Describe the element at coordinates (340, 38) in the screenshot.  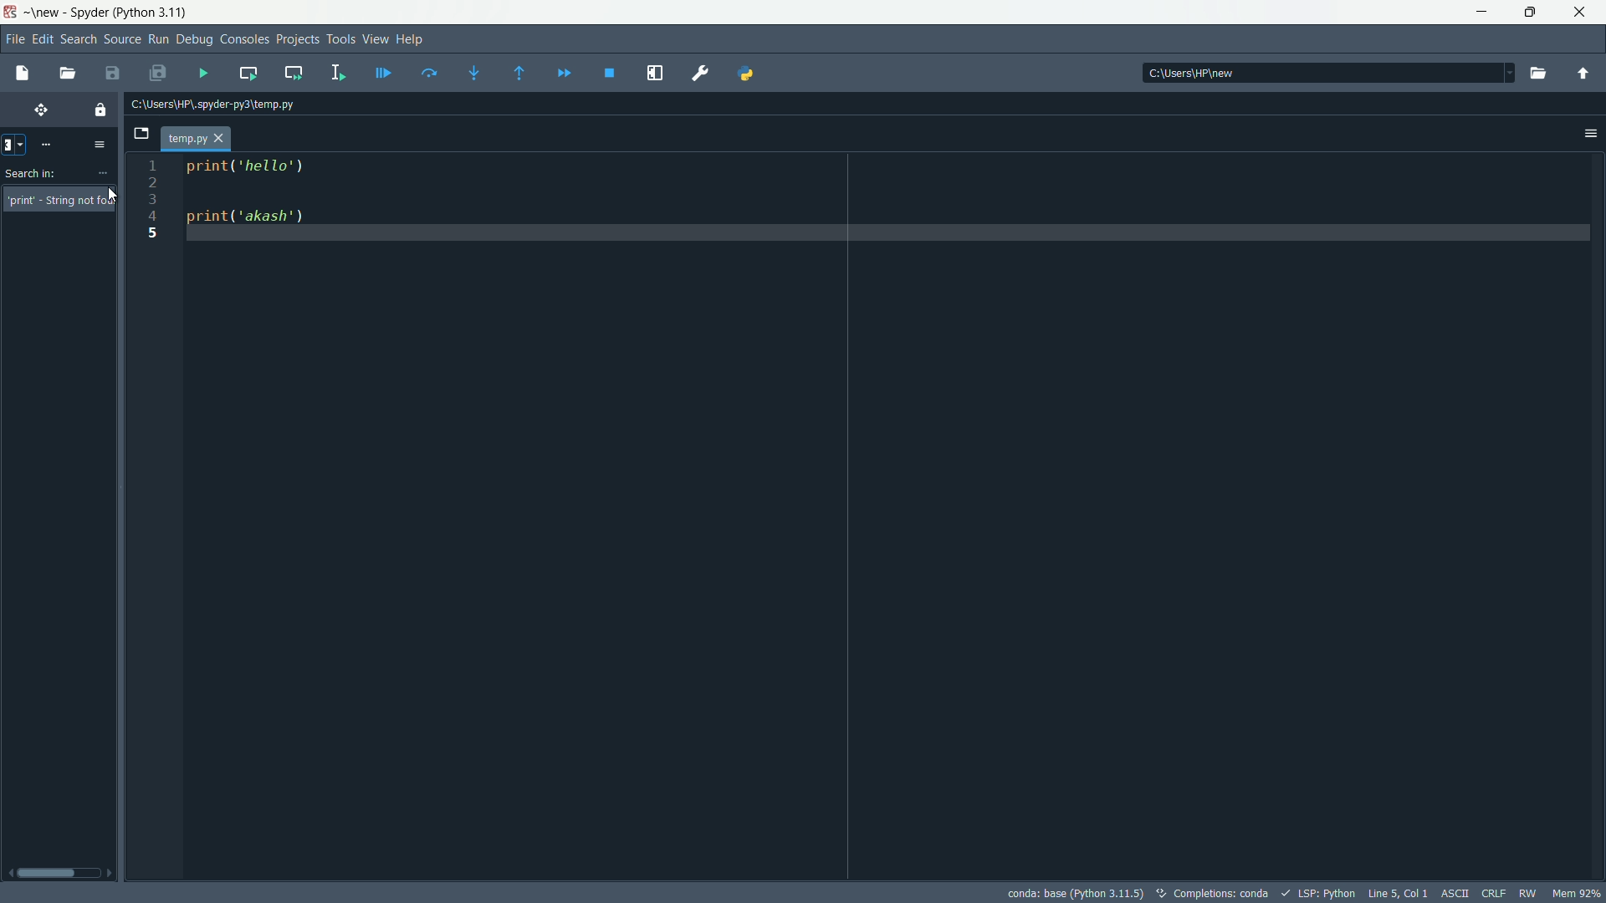
I see `Tools Menu` at that location.